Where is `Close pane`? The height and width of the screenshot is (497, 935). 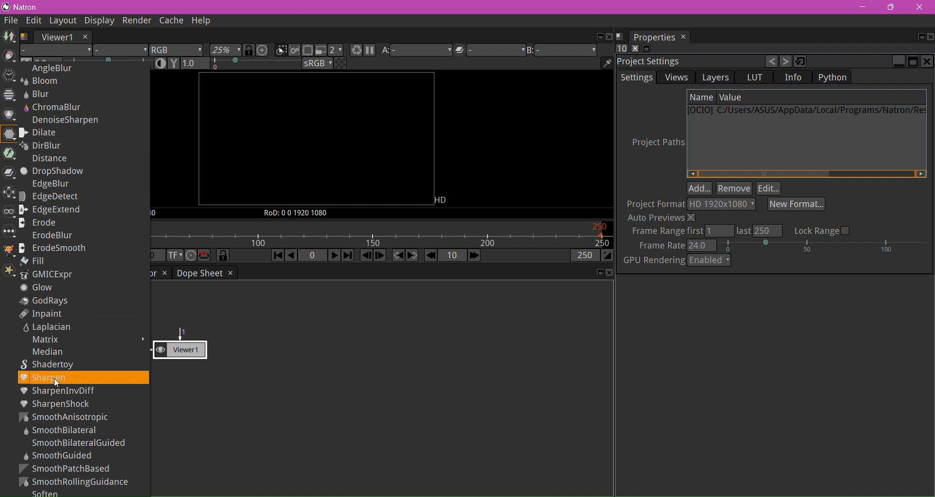
Close pane is located at coordinates (608, 273).